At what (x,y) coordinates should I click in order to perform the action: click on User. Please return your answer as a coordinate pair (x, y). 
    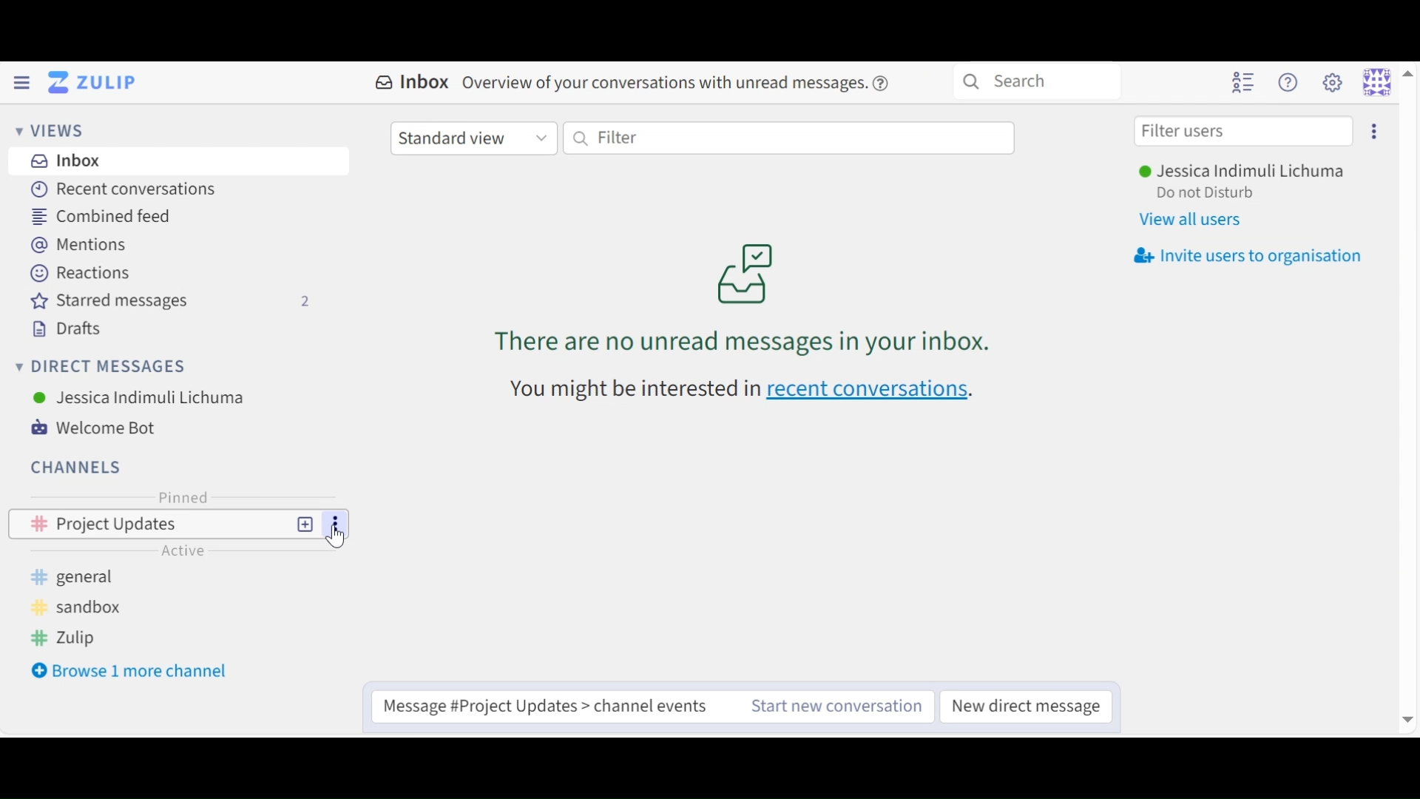
    Looking at the image, I should click on (1241, 172).